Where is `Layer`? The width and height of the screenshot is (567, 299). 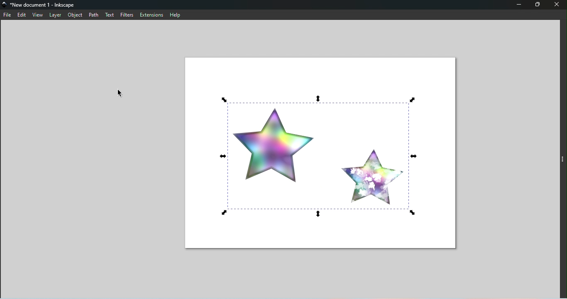 Layer is located at coordinates (56, 15).